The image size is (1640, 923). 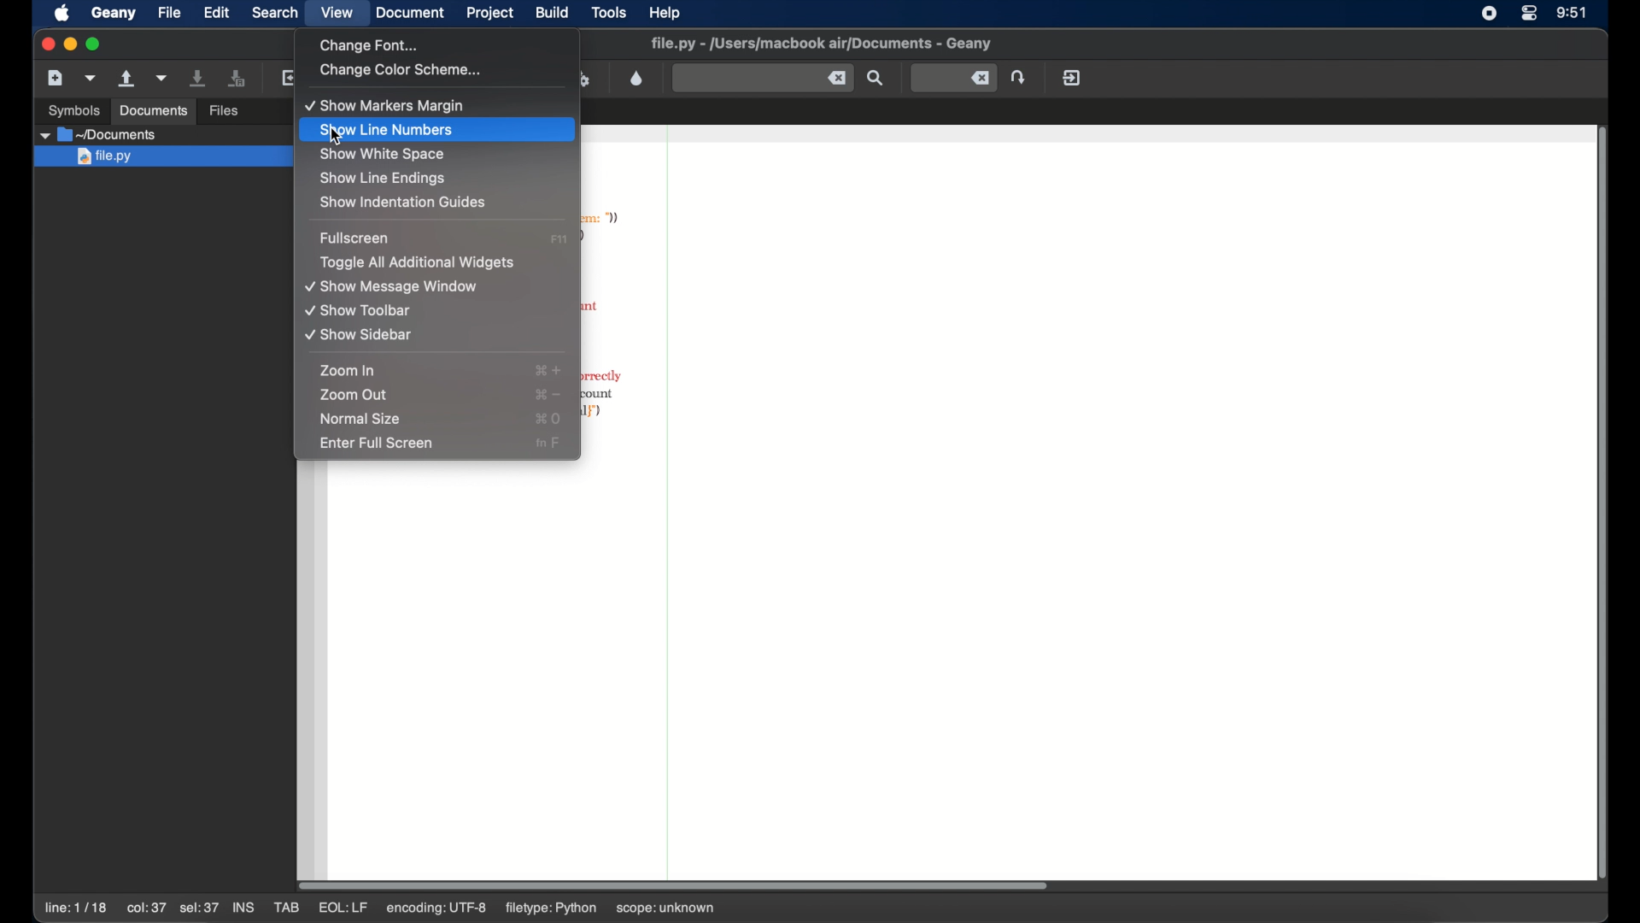 I want to click on edit, so click(x=215, y=13).